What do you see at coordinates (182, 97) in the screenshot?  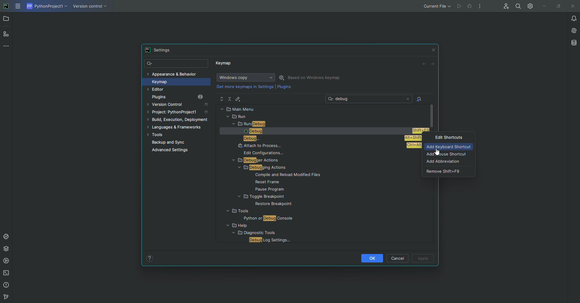 I see `Plugins` at bounding box center [182, 97].